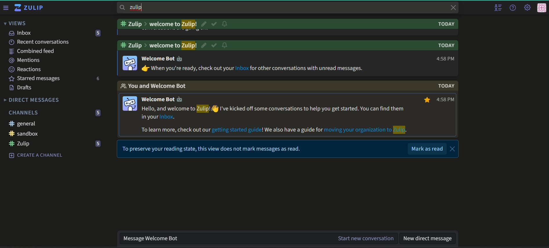  What do you see at coordinates (32, 100) in the screenshot?
I see `Direct Messages` at bounding box center [32, 100].